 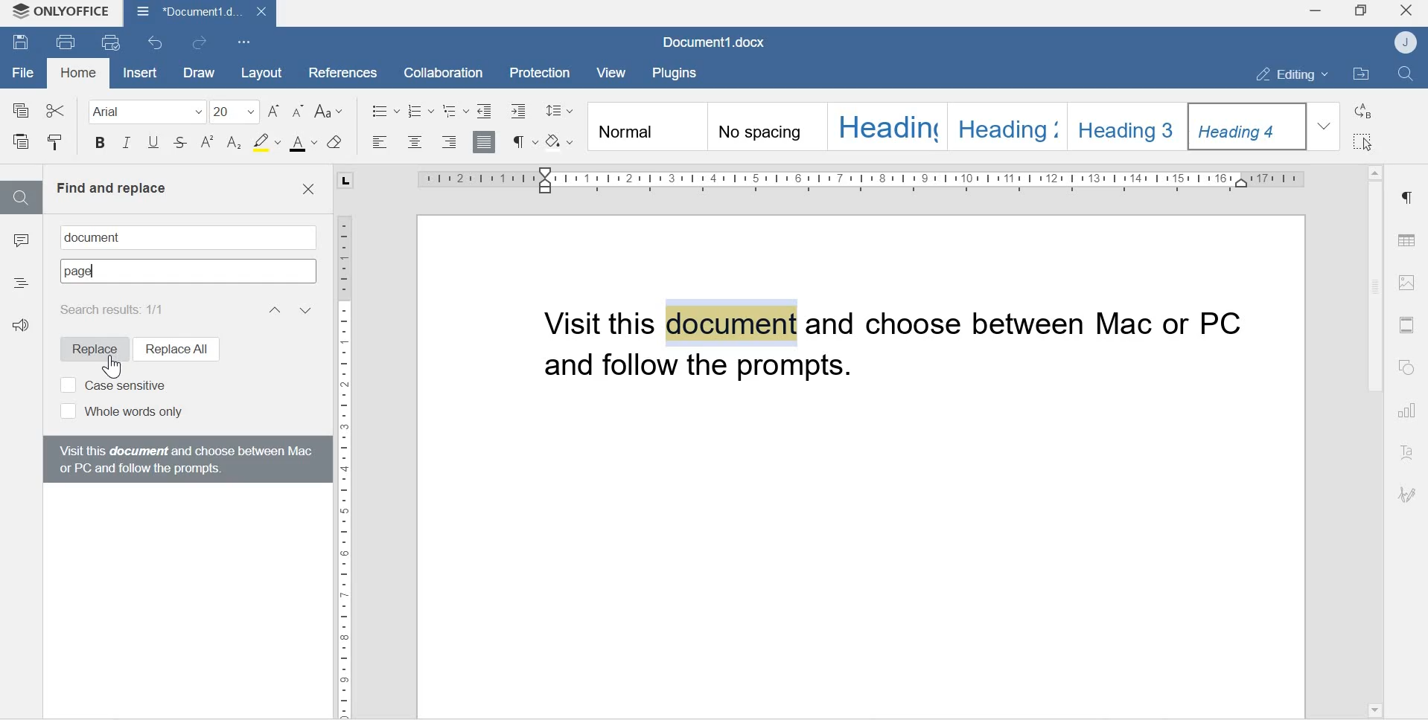 What do you see at coordinates (23, 73) in the screenshot?
I see `File` at bounding box center [23, 73].